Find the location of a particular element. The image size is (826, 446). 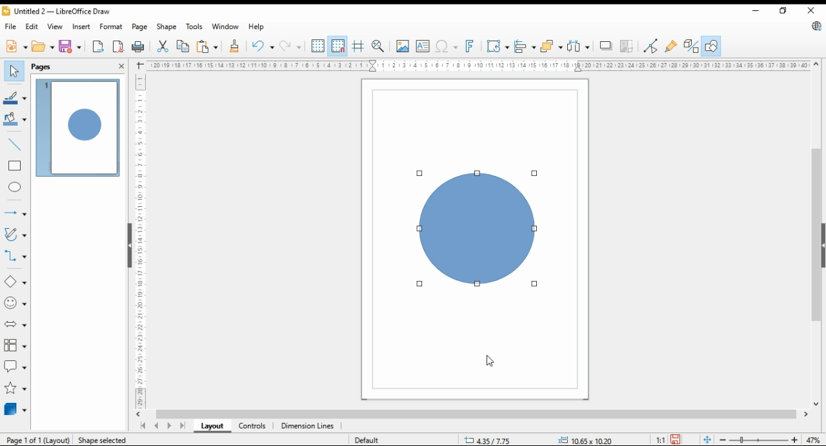

first page is located at coordinates (145, 425).